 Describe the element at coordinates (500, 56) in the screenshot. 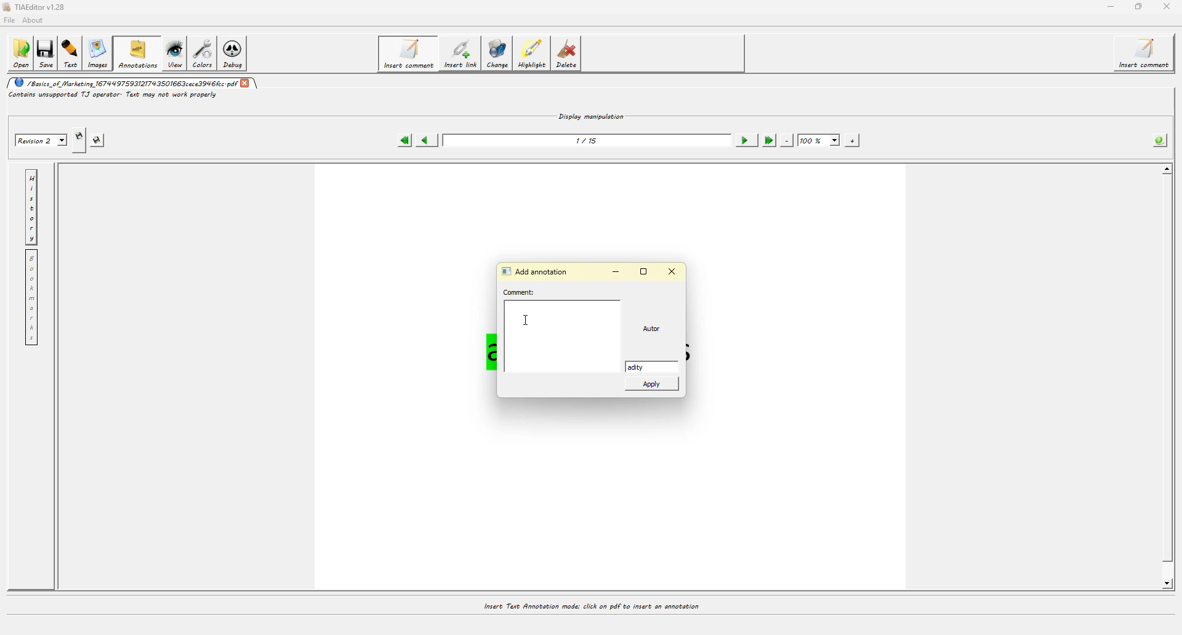

I see `change` at that location.